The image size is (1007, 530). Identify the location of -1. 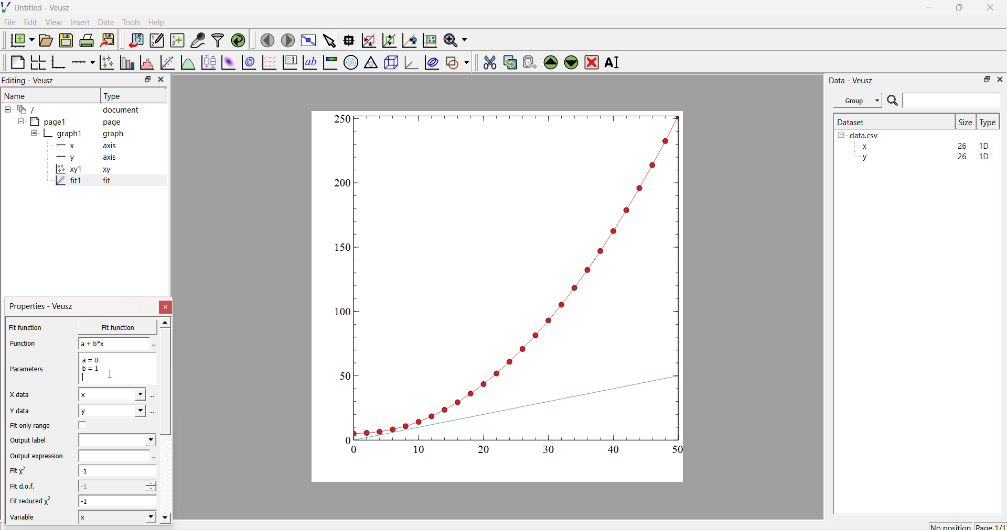
(117, 485).